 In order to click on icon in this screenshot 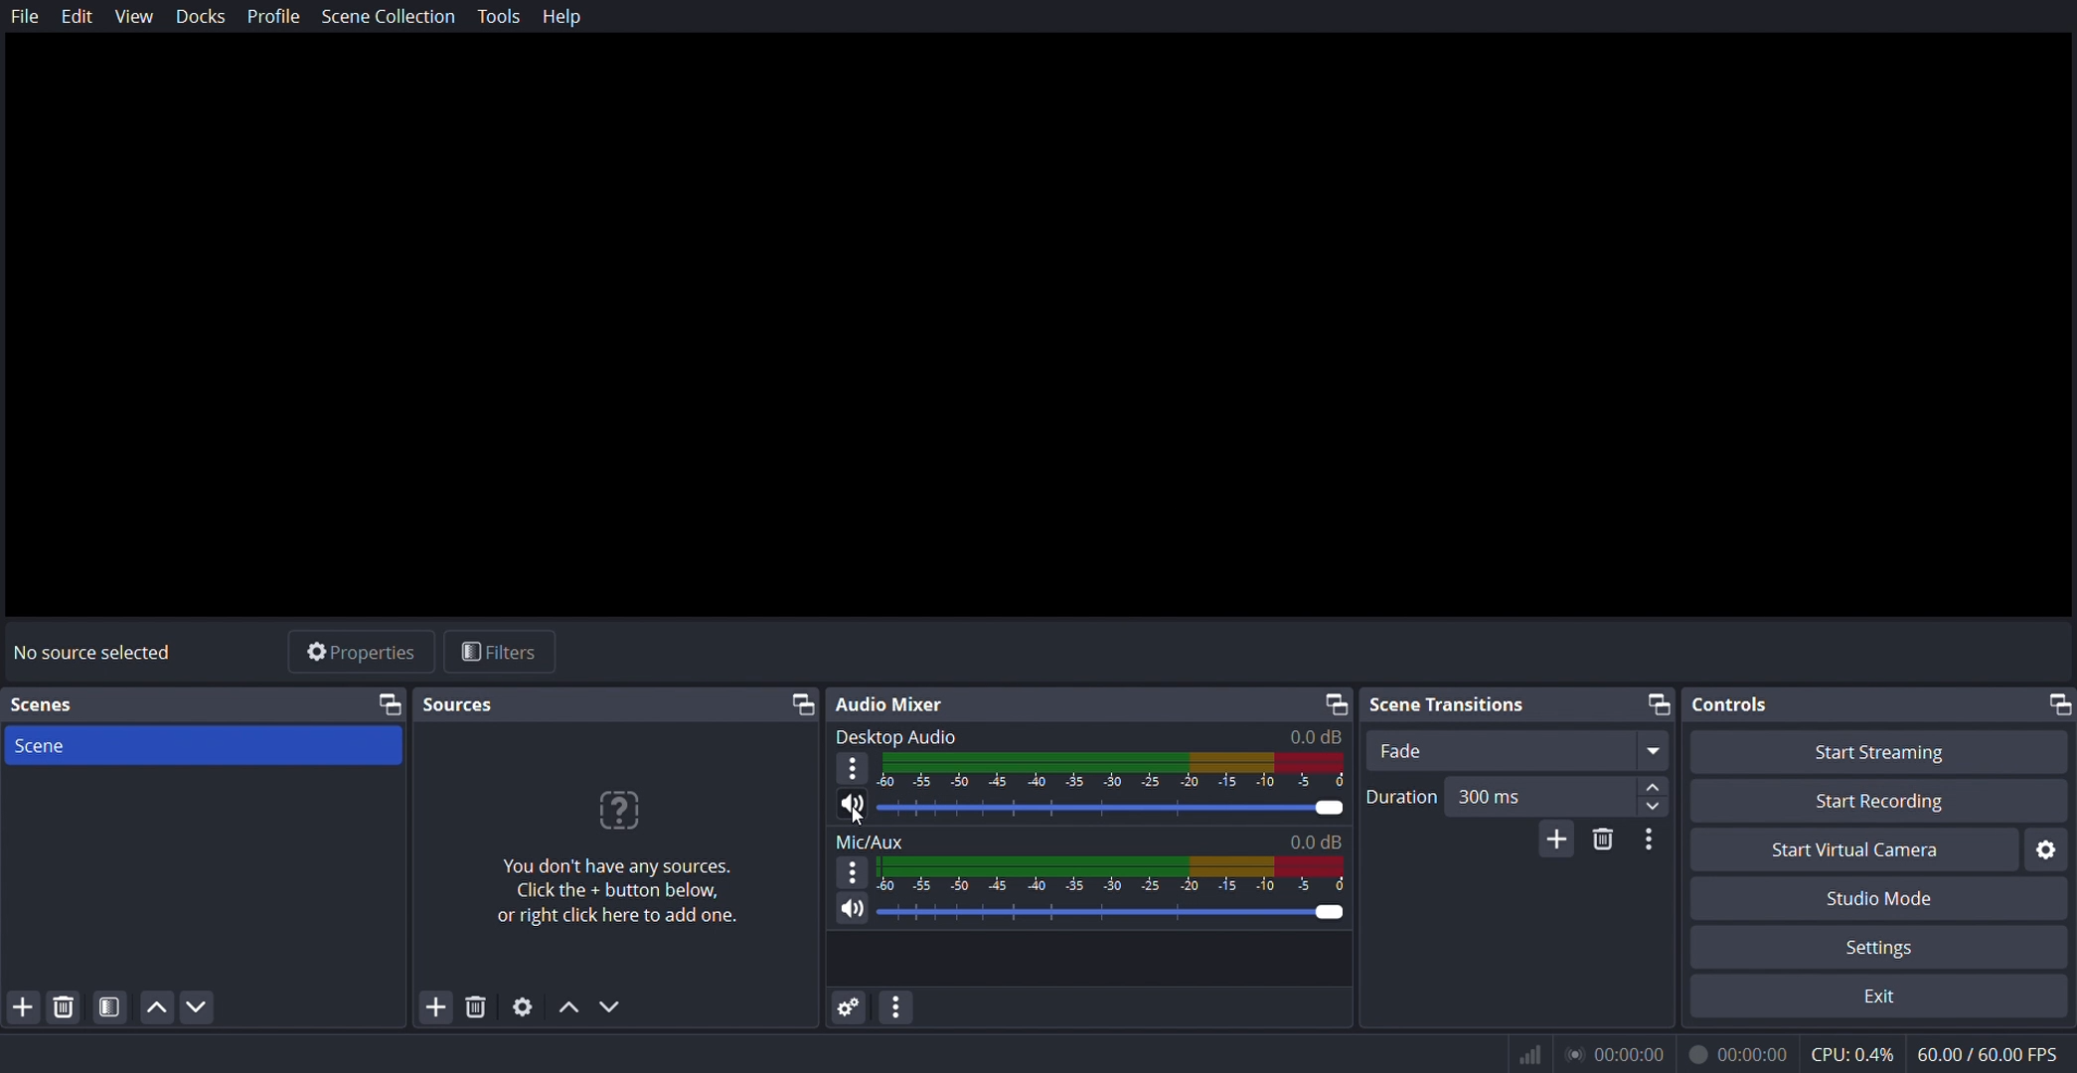, I will do `click(1529, 1058)`.